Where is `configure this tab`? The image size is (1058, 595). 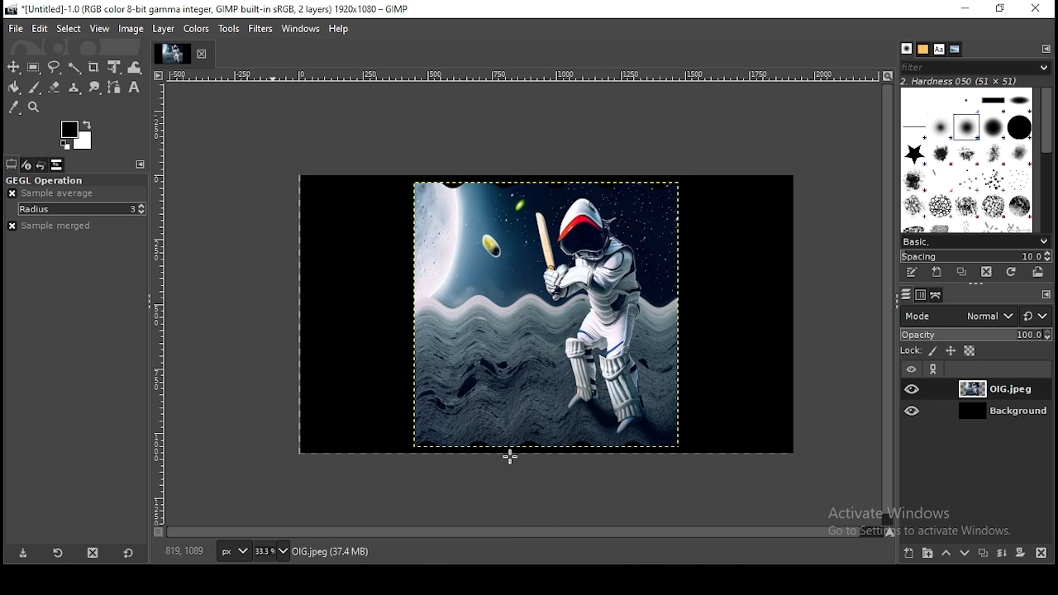 configure this tab is located at coordinates (1046, 293).